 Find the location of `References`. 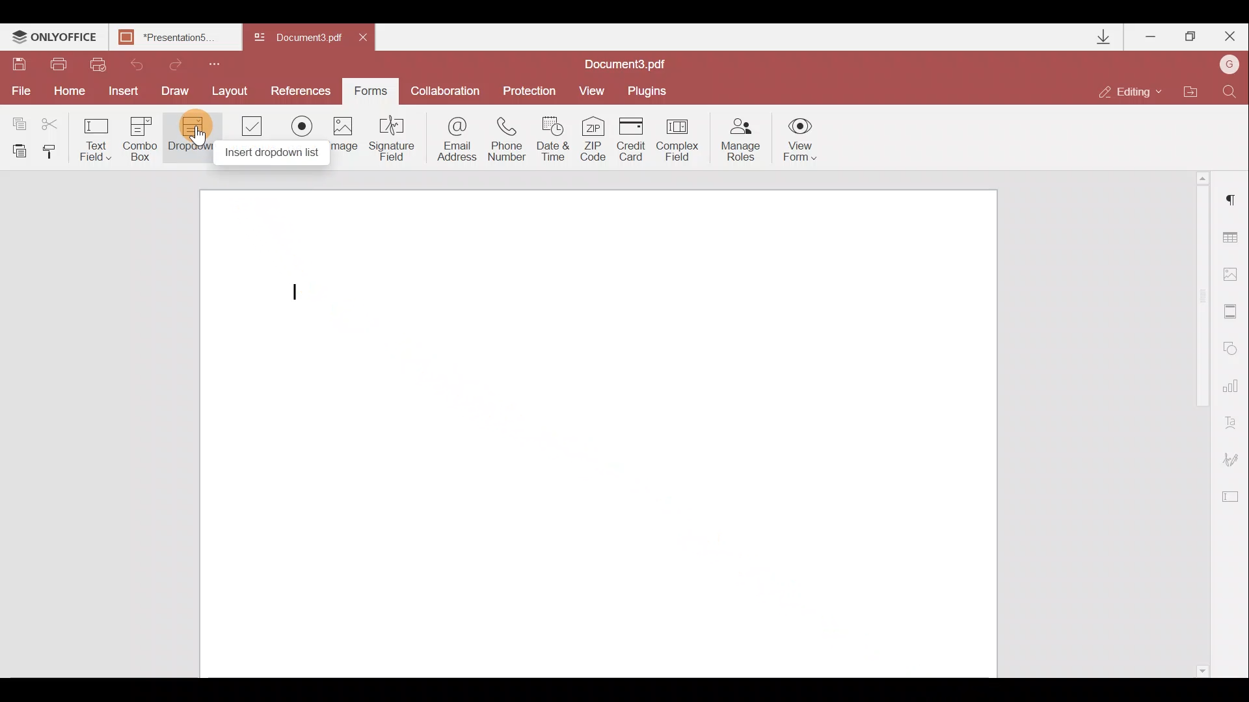

References is located at coordinates (303, 90).